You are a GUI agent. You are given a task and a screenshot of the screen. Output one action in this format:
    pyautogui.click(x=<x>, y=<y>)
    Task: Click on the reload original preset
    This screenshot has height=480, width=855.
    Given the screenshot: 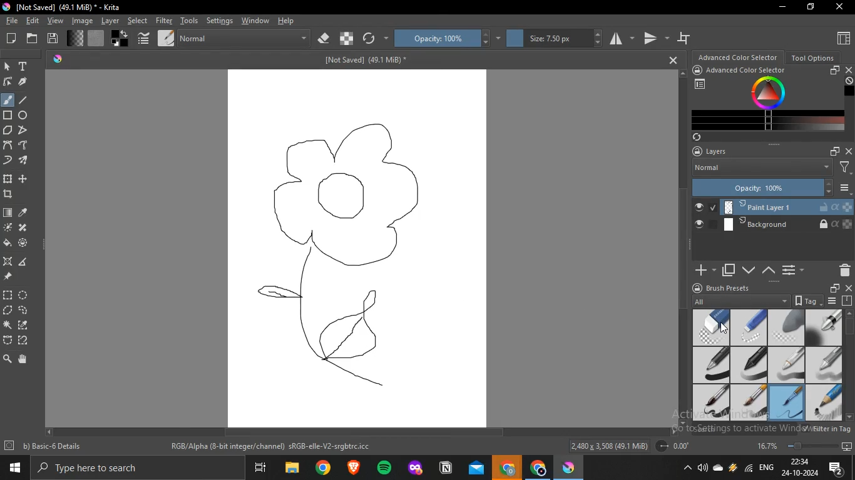 What is the action you would take?
    pyautogui.click(x=375, y=39)
    